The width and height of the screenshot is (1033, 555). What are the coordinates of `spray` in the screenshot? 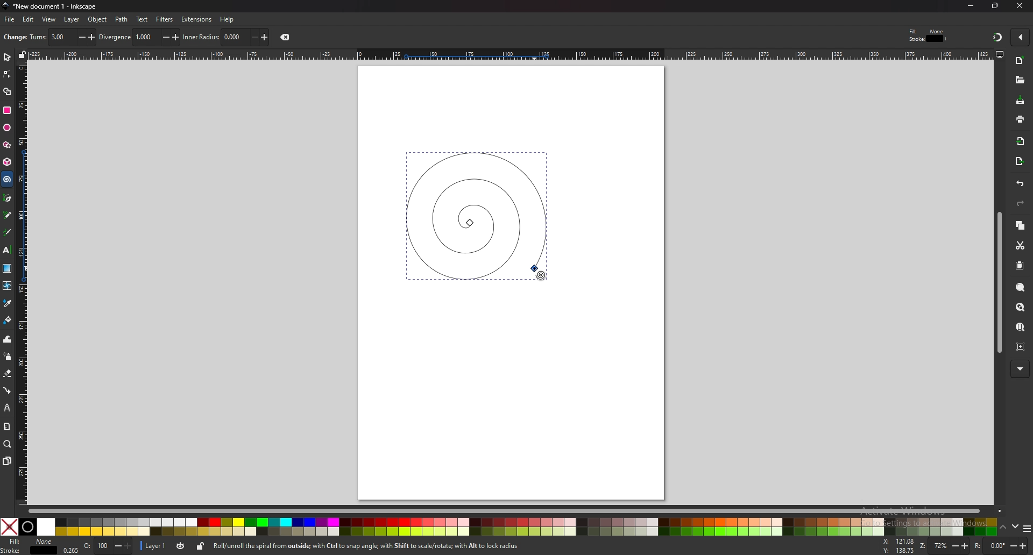 It's located at (8, 357).